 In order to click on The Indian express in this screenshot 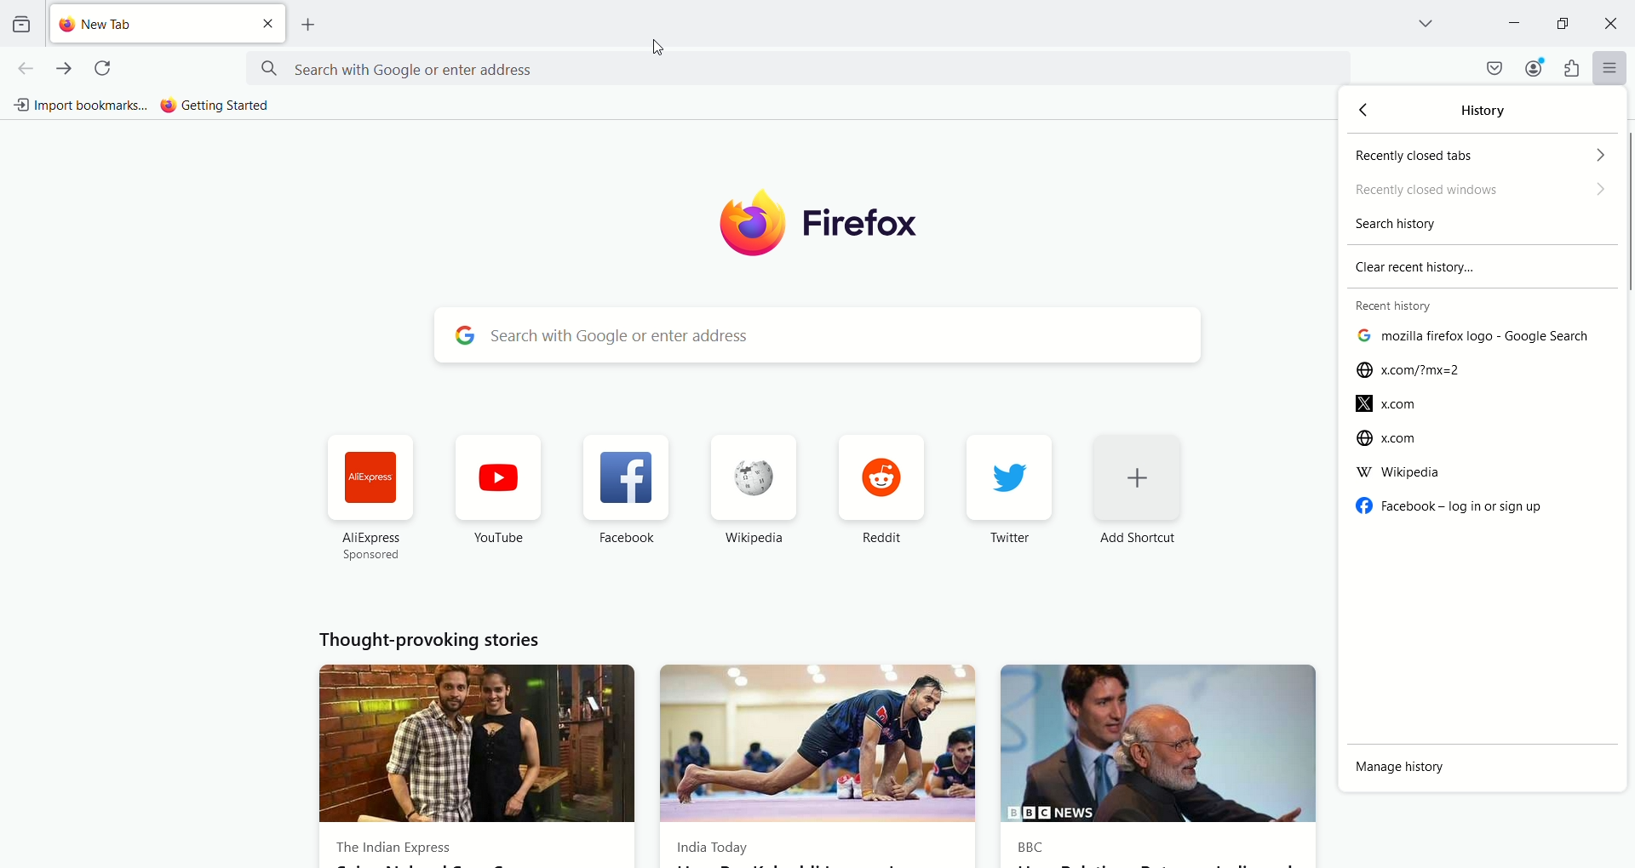, I will do `click(482, 765)`.